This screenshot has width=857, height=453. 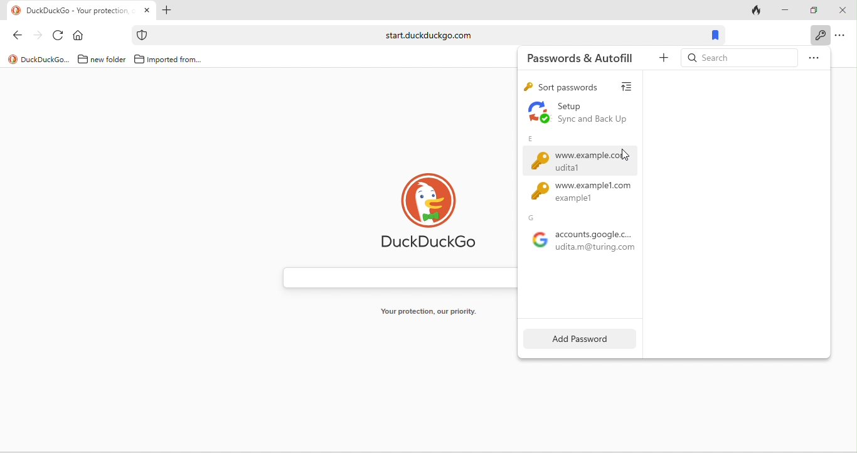 I want to click on imported form, so click(x=169, y=60).